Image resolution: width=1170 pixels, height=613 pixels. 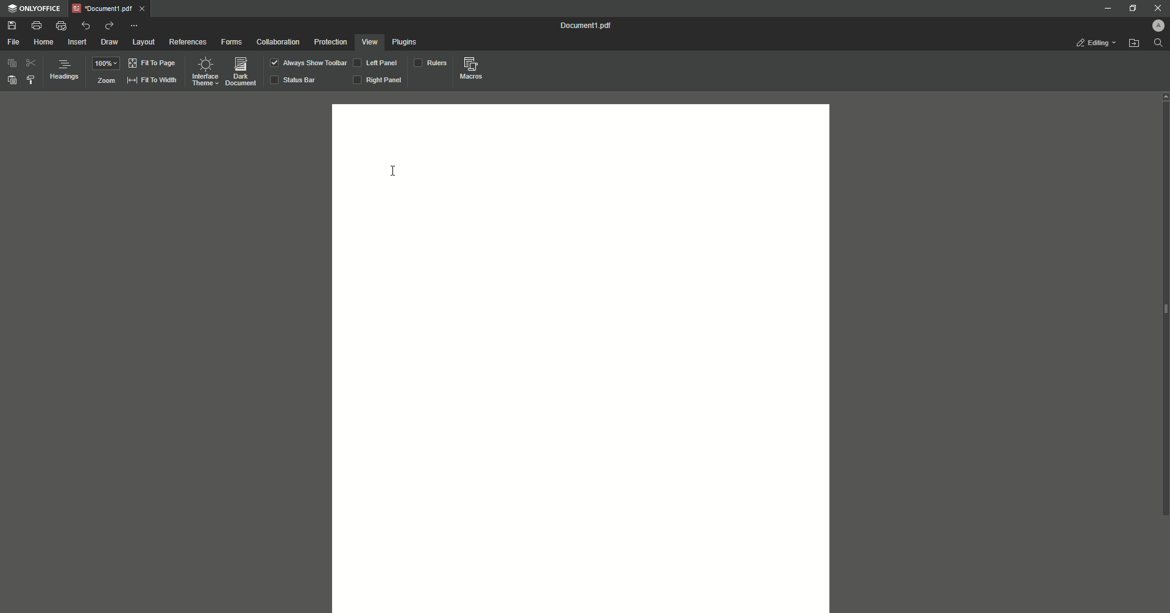 What do you see at coordinates (77, 42) in the screenshot?
I see `Insert` at bounding box center [77, 42].